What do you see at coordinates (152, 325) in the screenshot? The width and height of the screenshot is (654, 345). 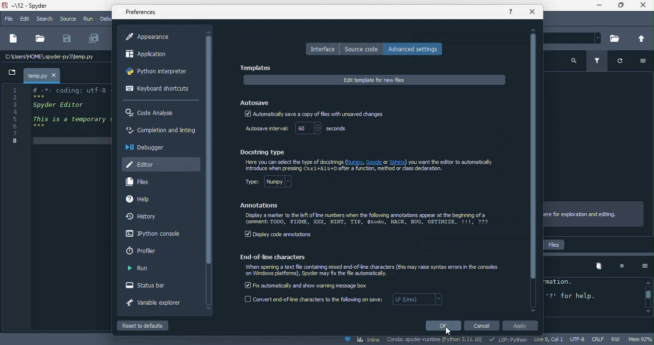 I see `reset to defaults` at bounding box center [152, 325].